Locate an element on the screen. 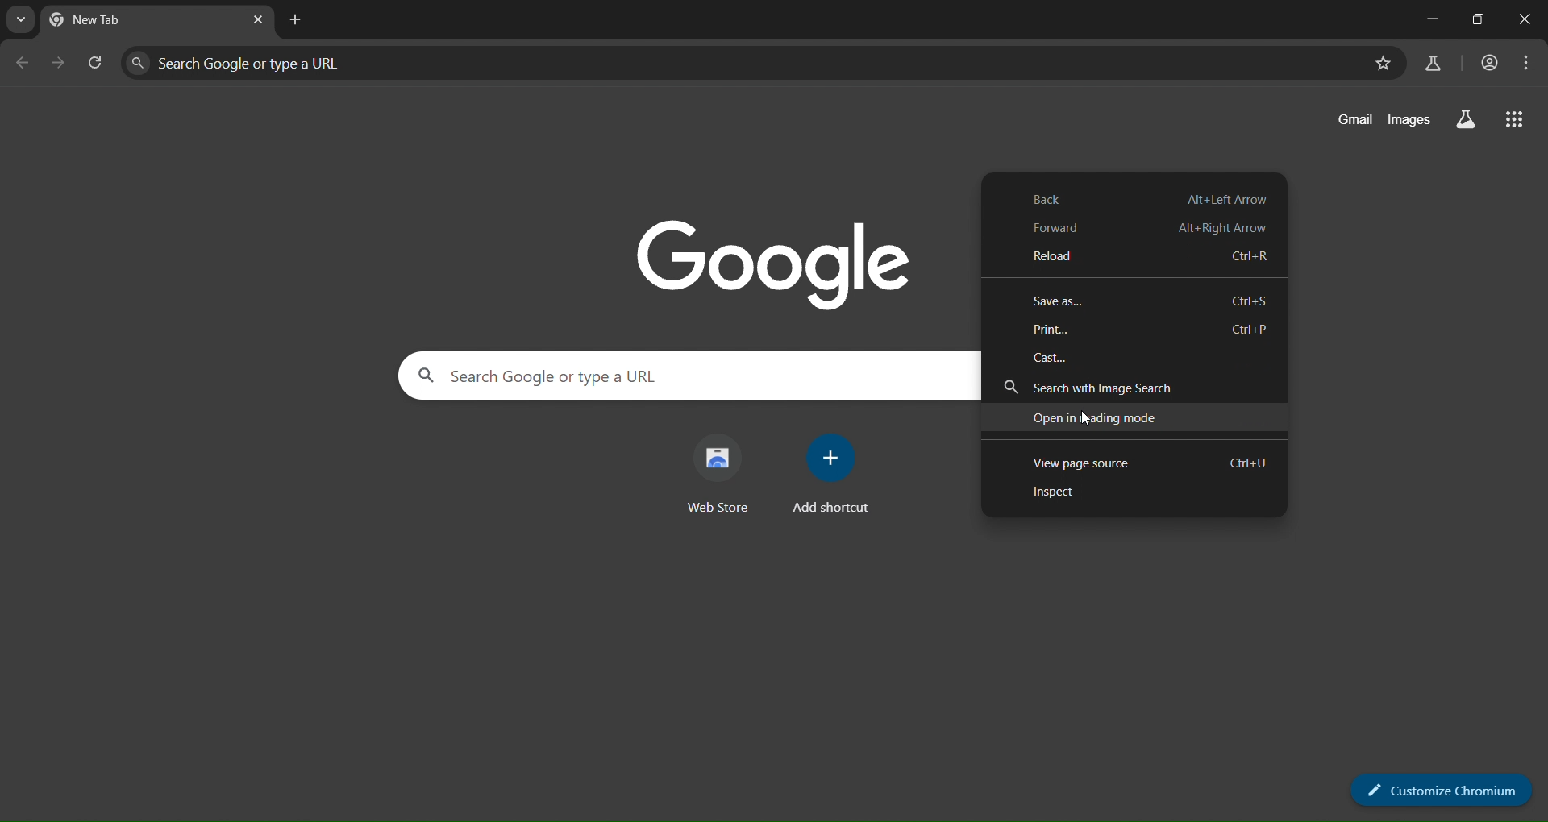 The height and width of the screenshot is (822, 1548). print is located at coordinates (1150, 328).